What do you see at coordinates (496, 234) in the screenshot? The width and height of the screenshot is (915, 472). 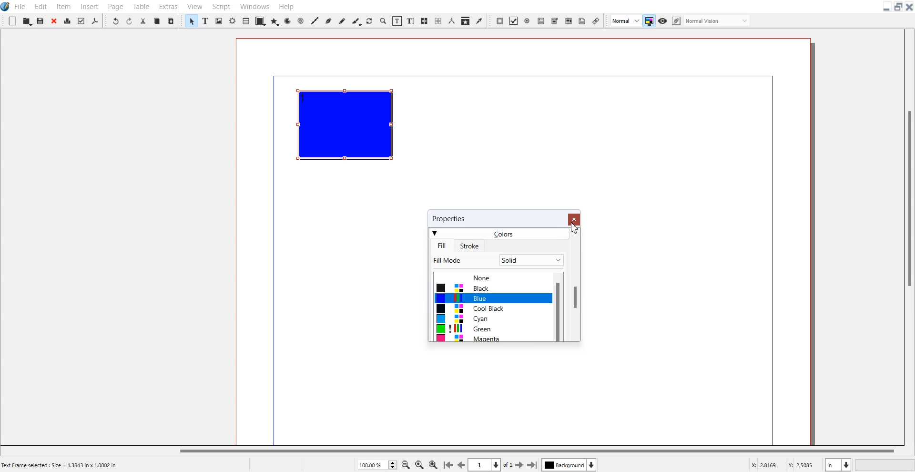 I see `Colors` at bounding box center [496, 234].